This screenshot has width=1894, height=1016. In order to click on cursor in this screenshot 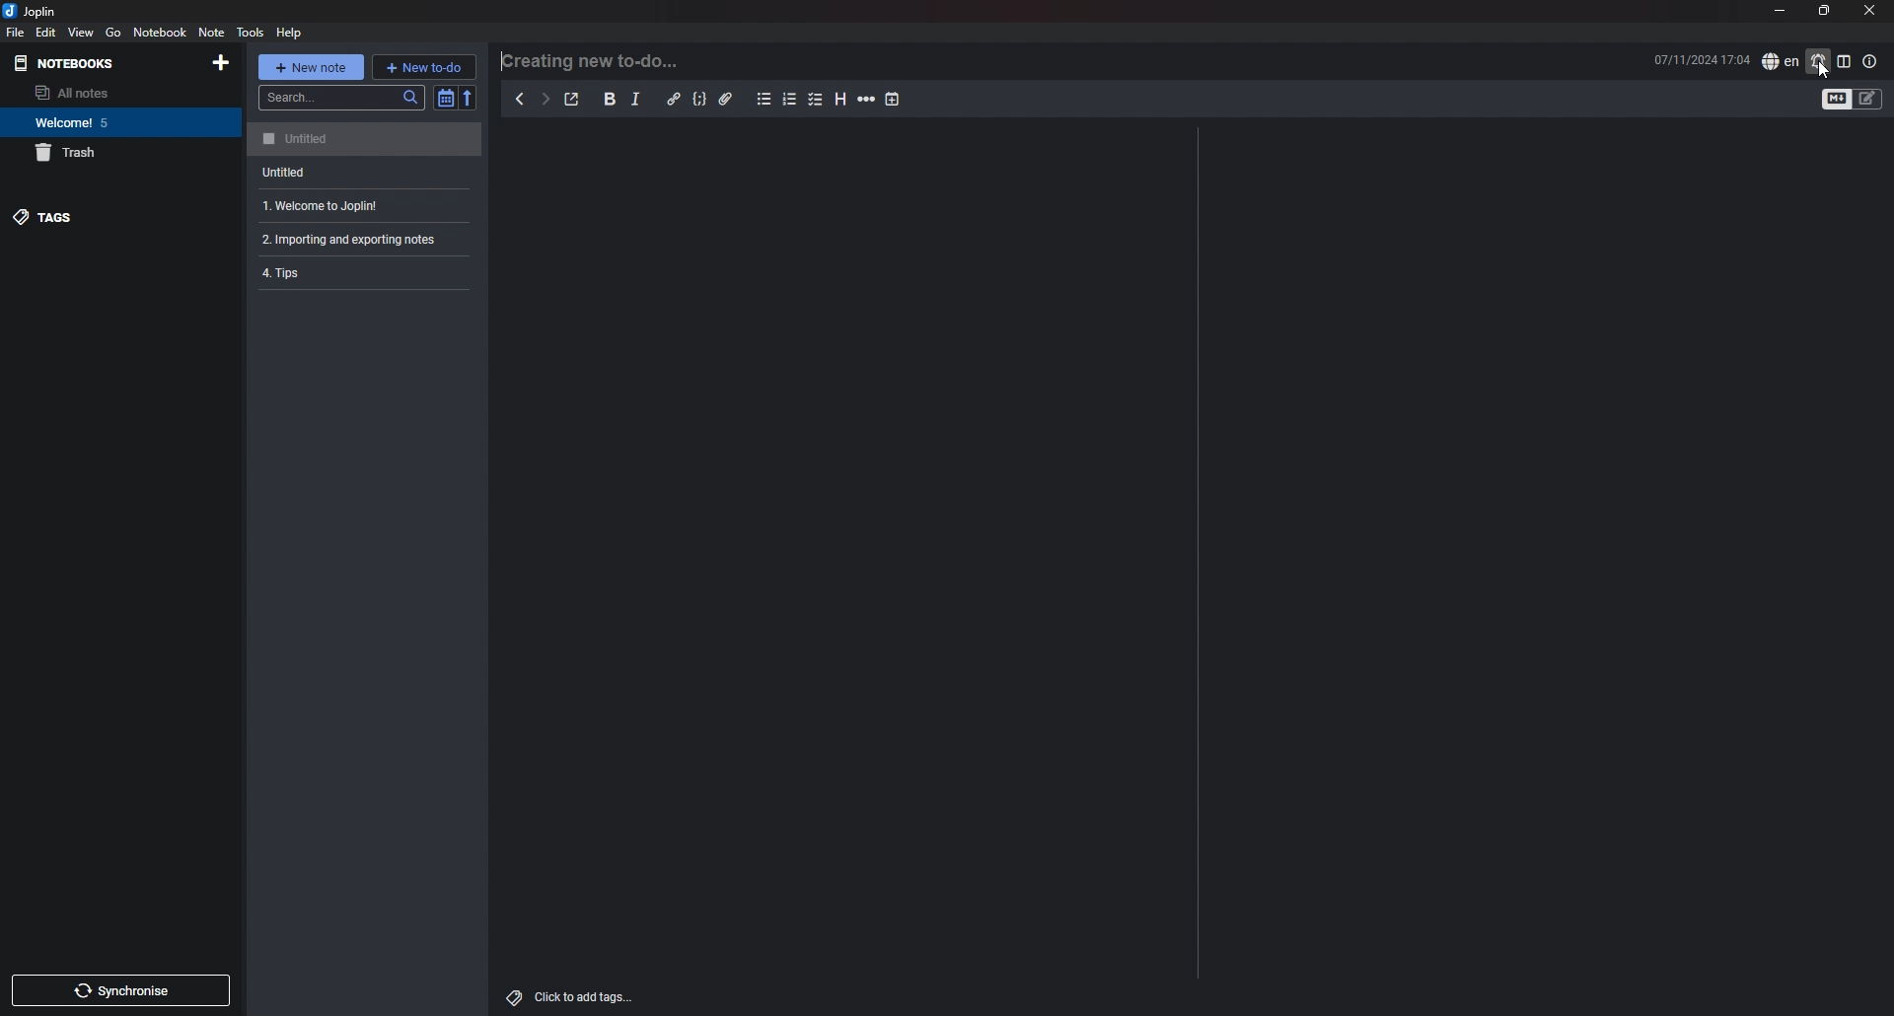, I will do `click(1823, 71)`.